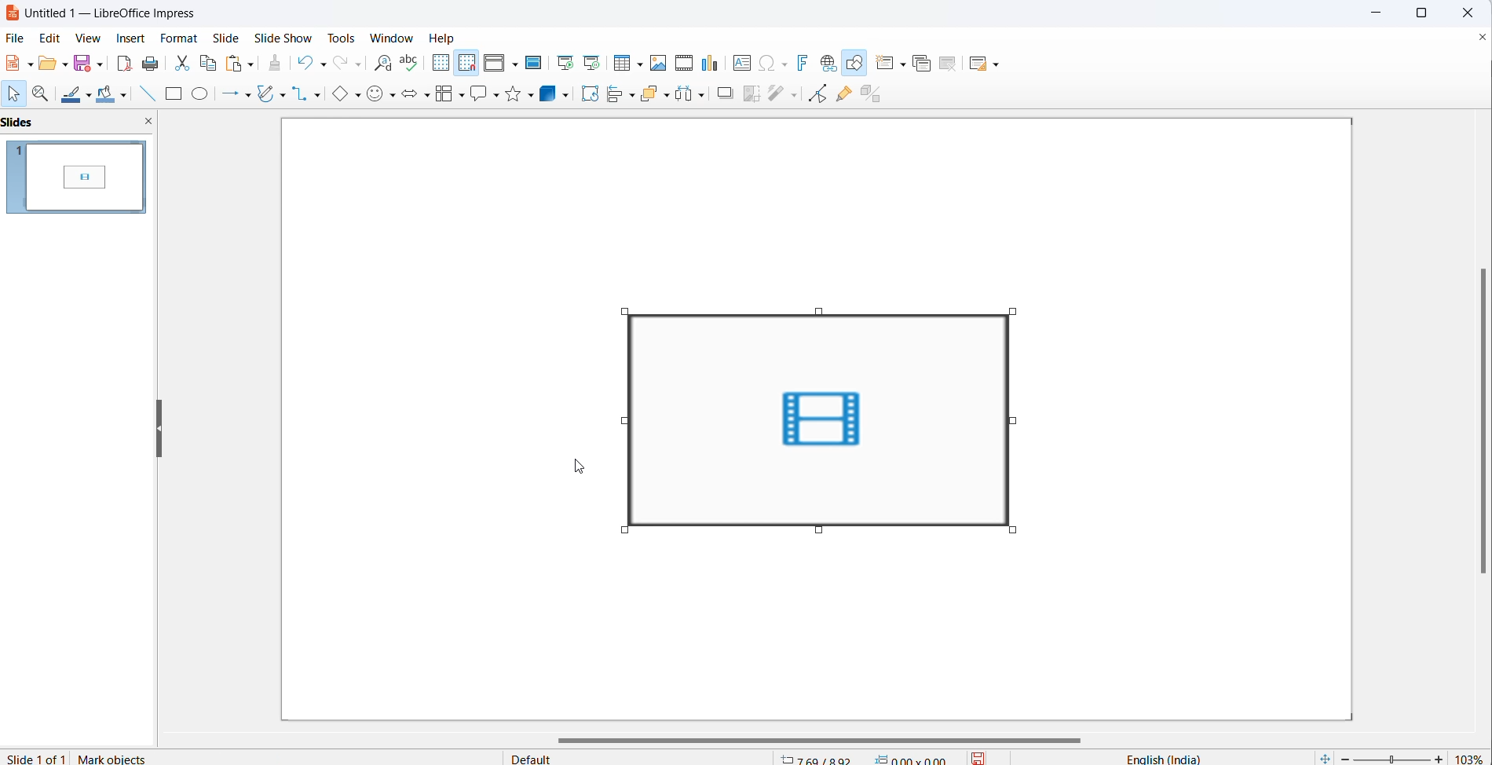 Image resolution: width=1492 pixels, height=765 pixels. Describe the element at coordinates (91, 37) in the screenshot. I see `view` at that location.